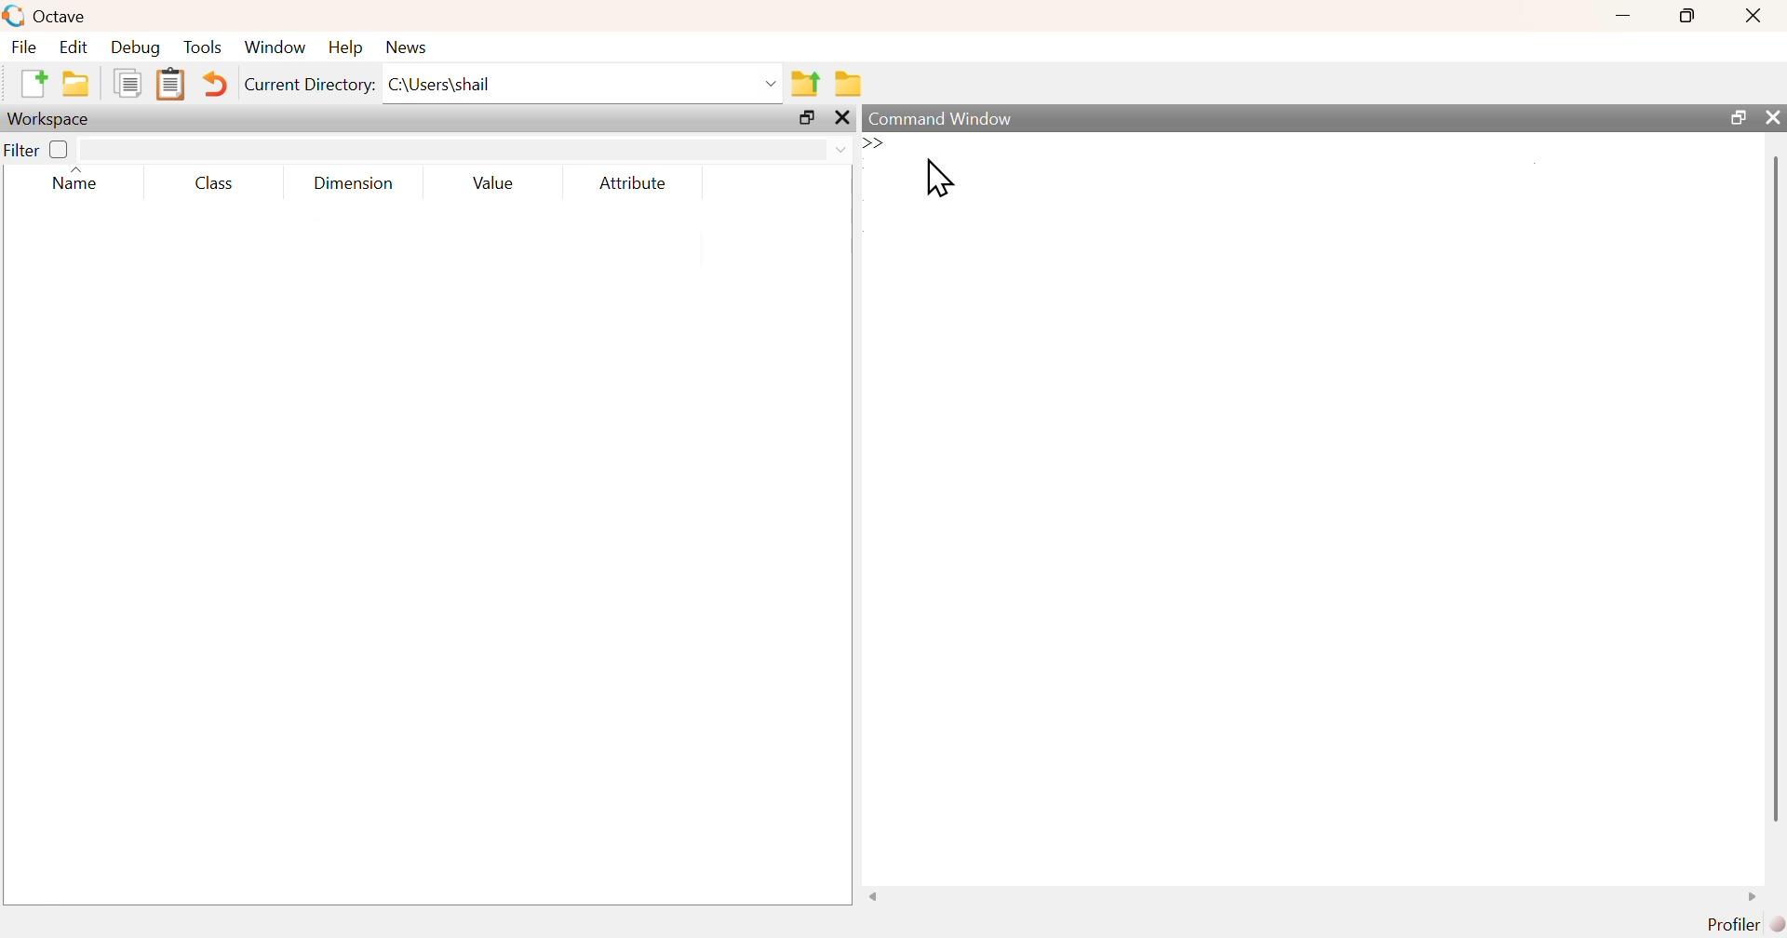 This screenshot has height=938, width=1787. Describe the element at coordinates (343, 48) in the screenshot. I see `Help` at that location.